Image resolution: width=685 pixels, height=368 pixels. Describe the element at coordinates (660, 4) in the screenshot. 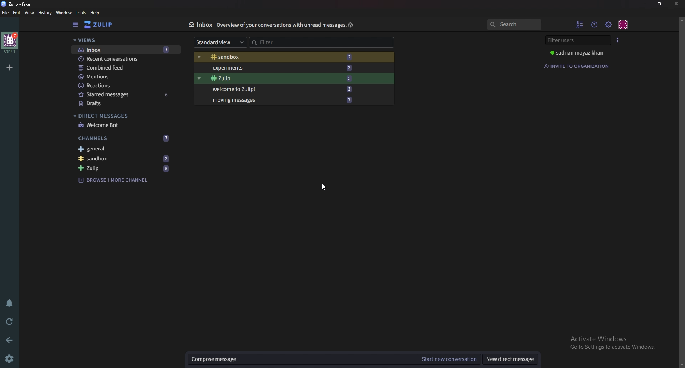

I see `Resize` at that location.